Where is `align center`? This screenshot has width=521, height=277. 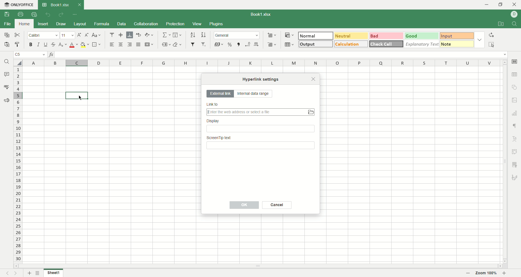
align center is located at coordinates (121, 35).